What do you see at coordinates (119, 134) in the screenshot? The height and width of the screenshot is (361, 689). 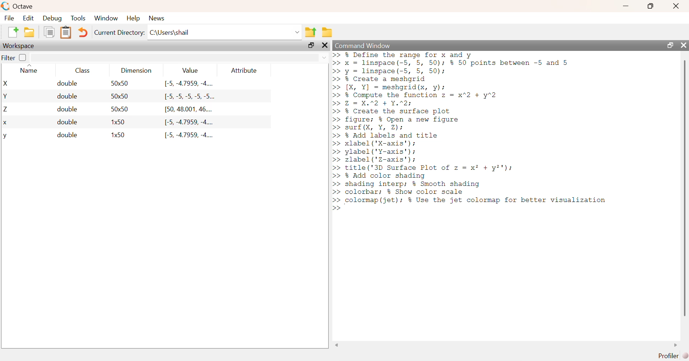 I see `1x50` at bounding box center [119, 134].